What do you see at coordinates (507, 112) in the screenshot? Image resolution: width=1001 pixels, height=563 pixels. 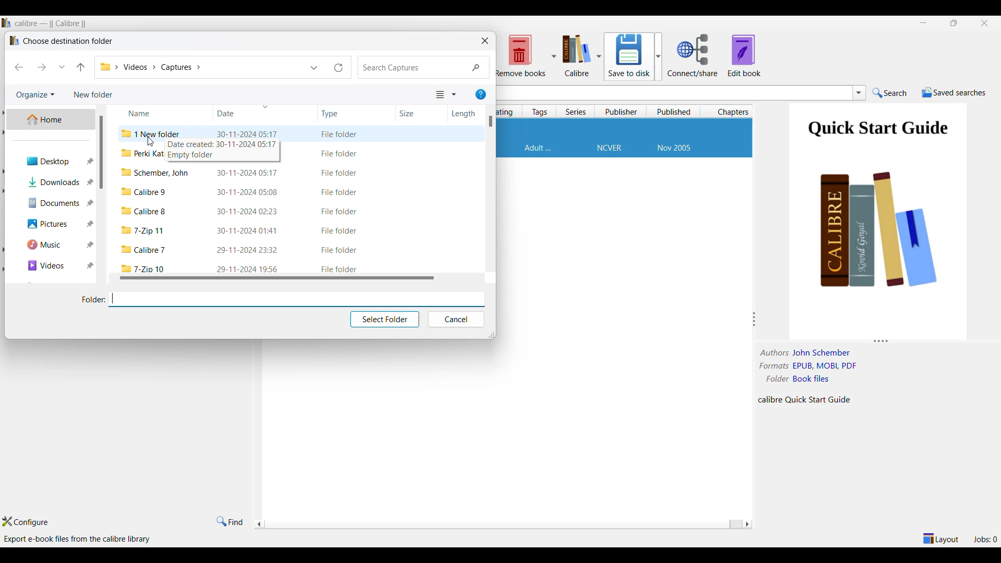 I see `Rating column` at bounding box center [507, 112].